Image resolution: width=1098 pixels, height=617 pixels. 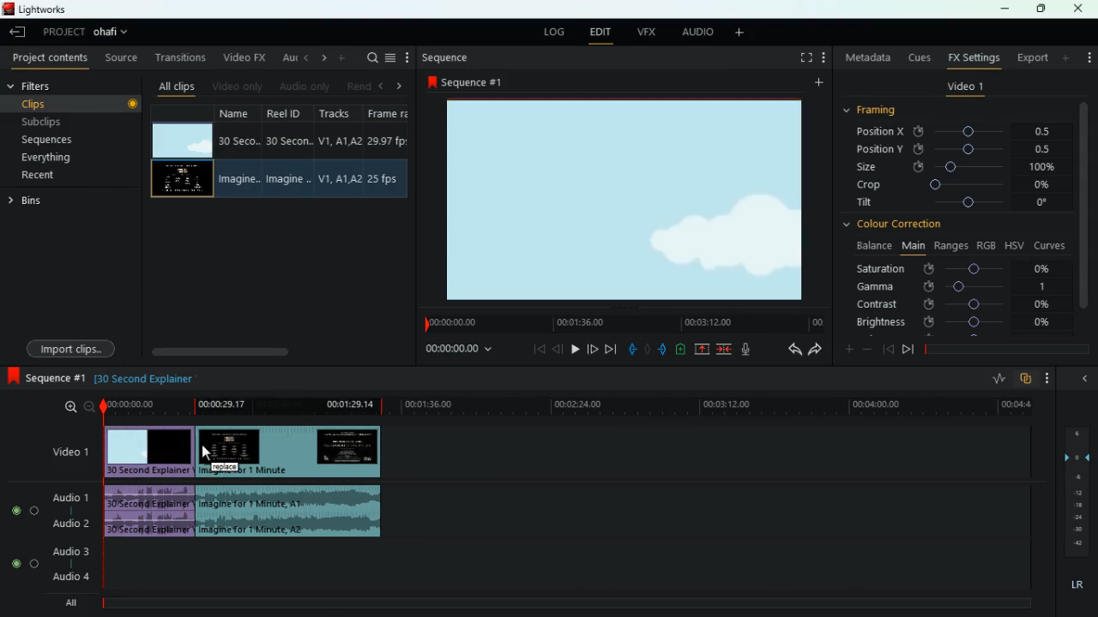 I want to click on up, so click(x=703, y=350).